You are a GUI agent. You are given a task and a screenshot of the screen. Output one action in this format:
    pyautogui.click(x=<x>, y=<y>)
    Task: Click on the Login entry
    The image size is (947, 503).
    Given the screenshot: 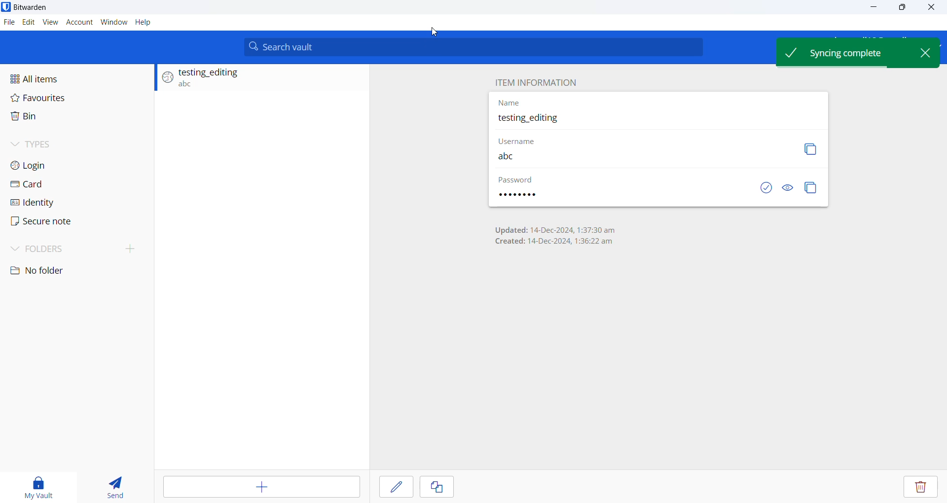 What is the action you would take?
    pyautogui.click(x=257, y=80)
    